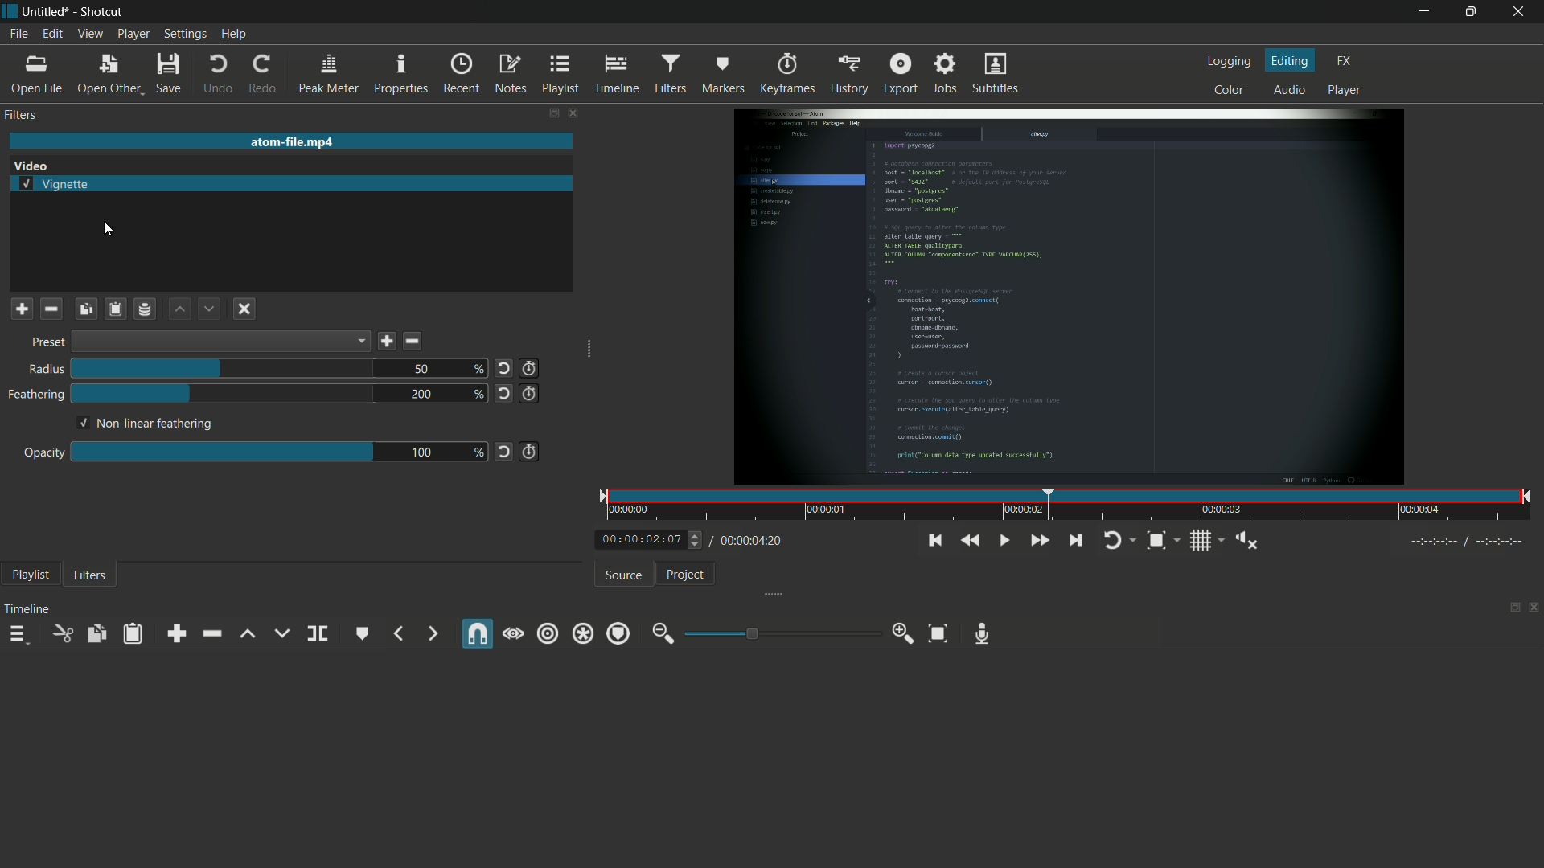  Describe the element at coordinates (1509, 608) in the screenshot. I see `change layout` at that location.